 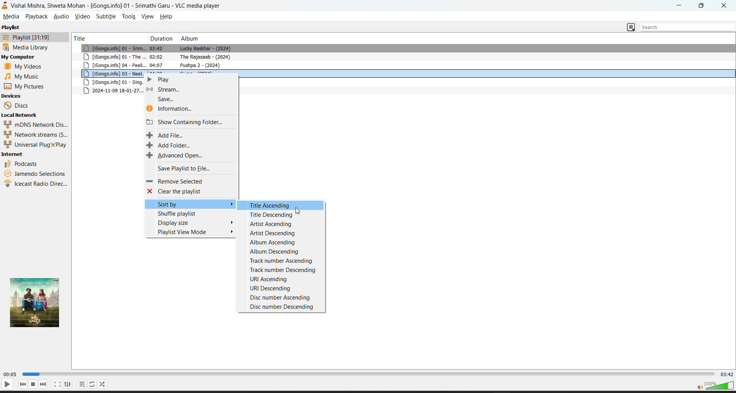 I want to click on cursor, so click(x=297, y=211).